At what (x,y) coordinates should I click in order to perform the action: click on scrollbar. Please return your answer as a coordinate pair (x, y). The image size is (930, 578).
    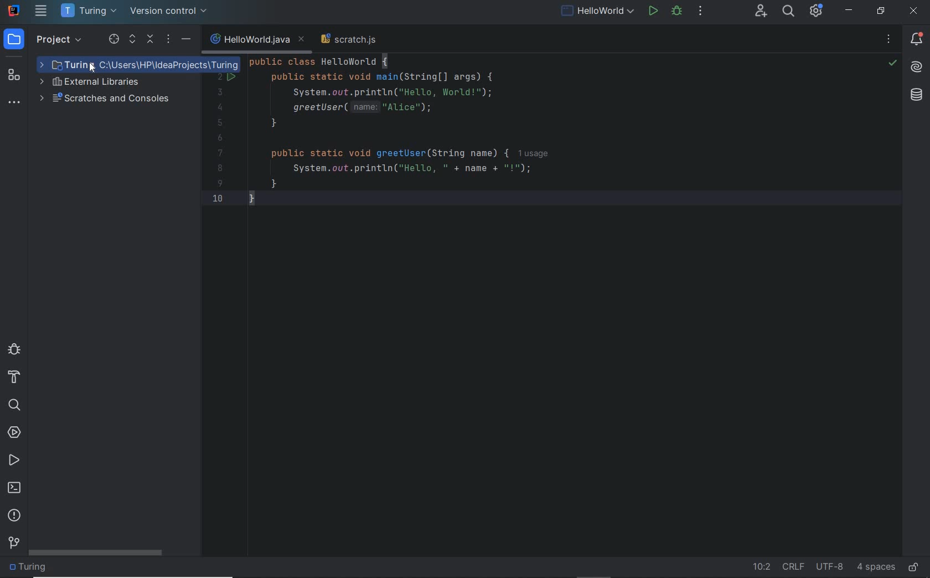
    Looking at the image, I should click on (96, 553).